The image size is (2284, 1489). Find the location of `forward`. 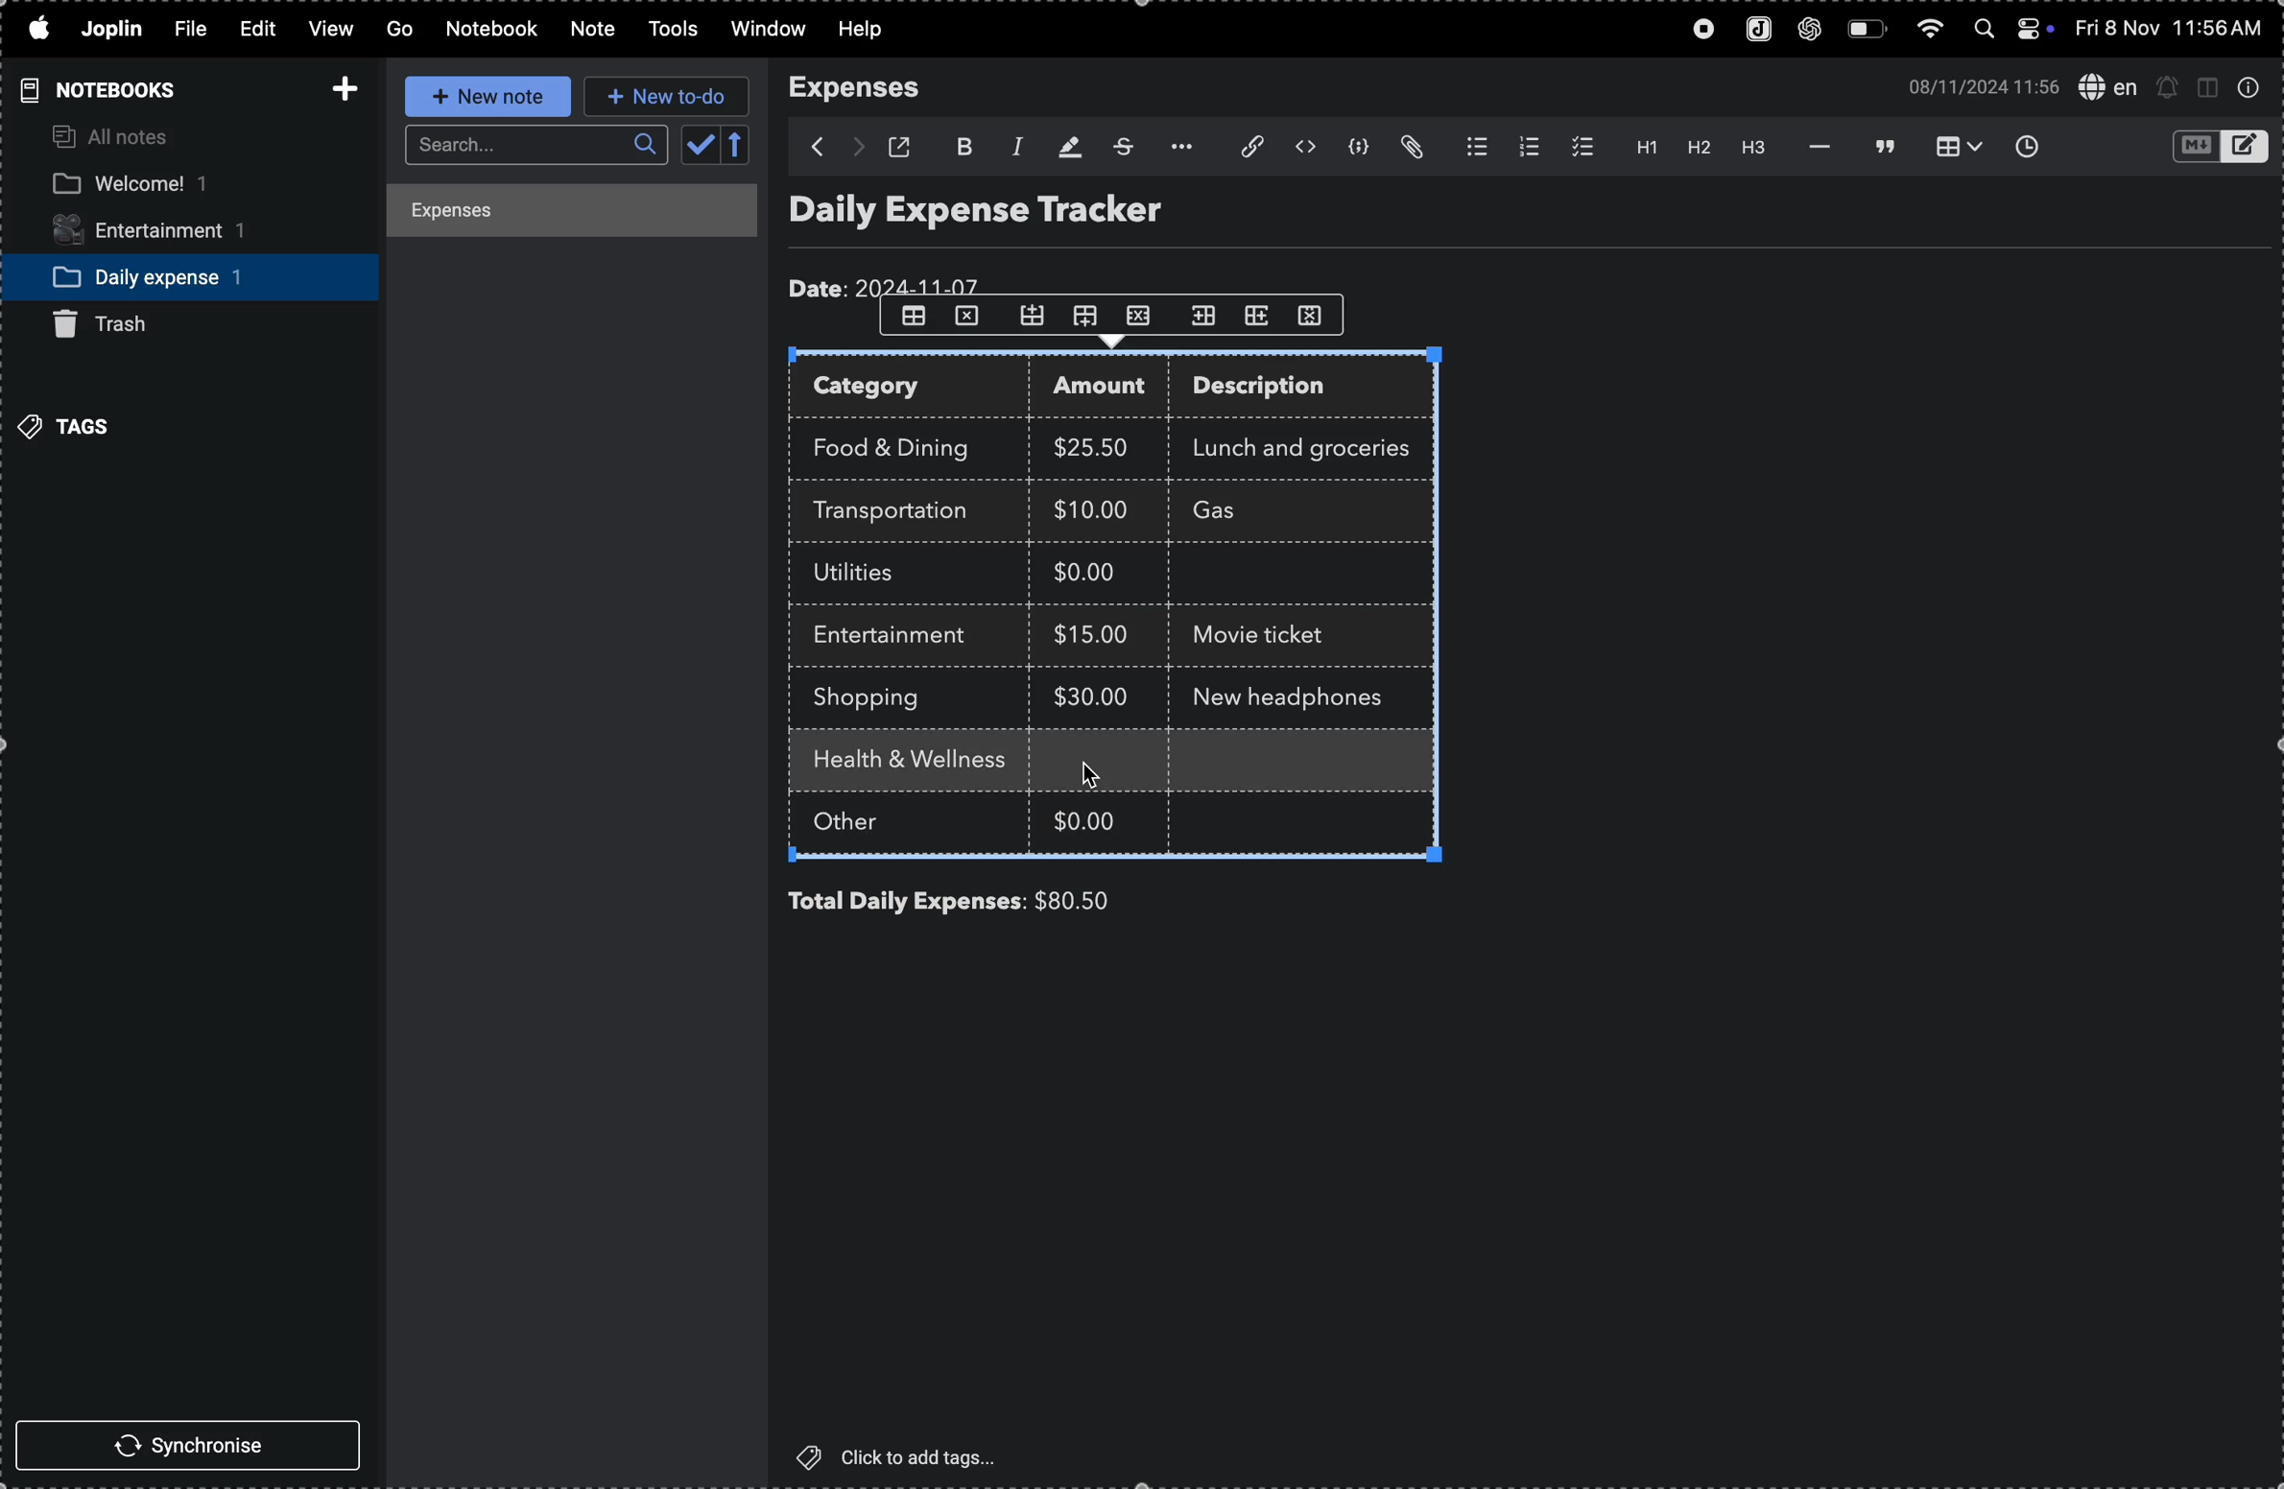

forward is located at coordinates (856, 148).